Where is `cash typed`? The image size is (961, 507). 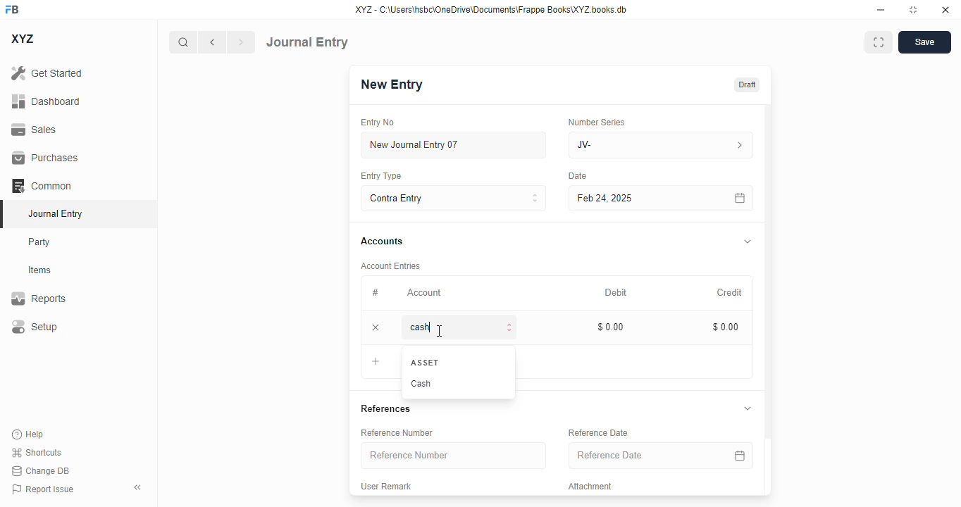 cash typed is located at coordinates (461, 327).